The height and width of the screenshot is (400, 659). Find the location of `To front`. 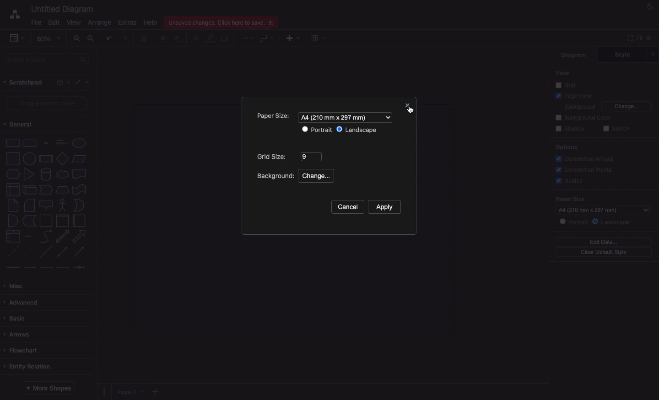

To front is located at coordinates (162, 39).